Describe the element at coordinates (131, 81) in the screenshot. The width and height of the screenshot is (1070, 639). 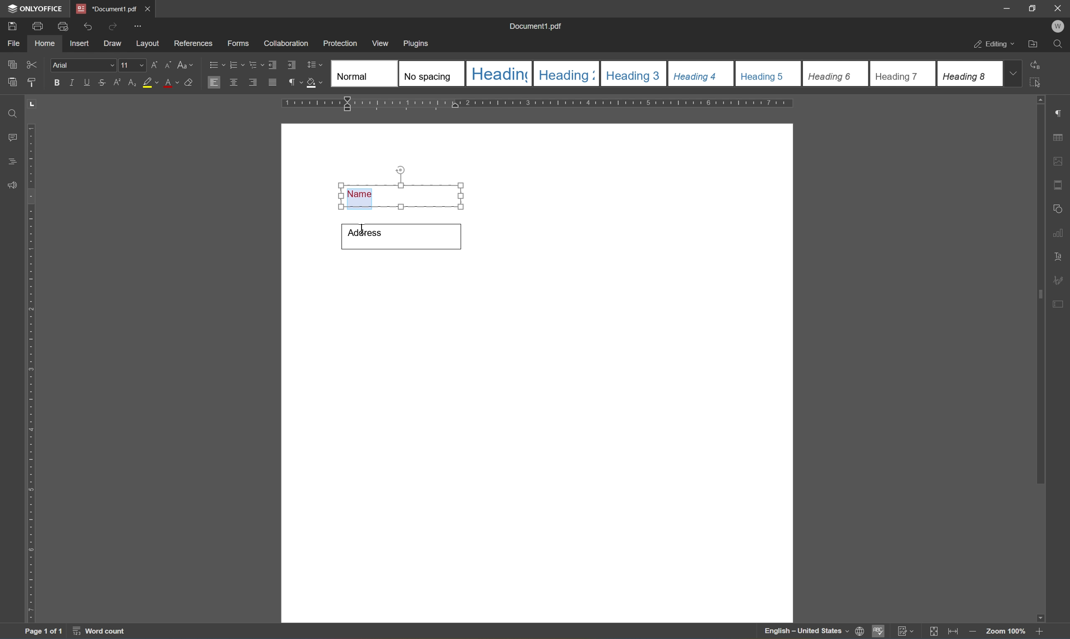
I see `subscript` at that location.